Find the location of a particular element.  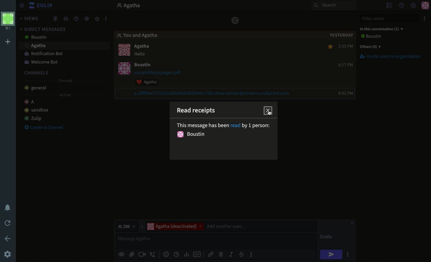

Channels is located at coordinates (39, 72).